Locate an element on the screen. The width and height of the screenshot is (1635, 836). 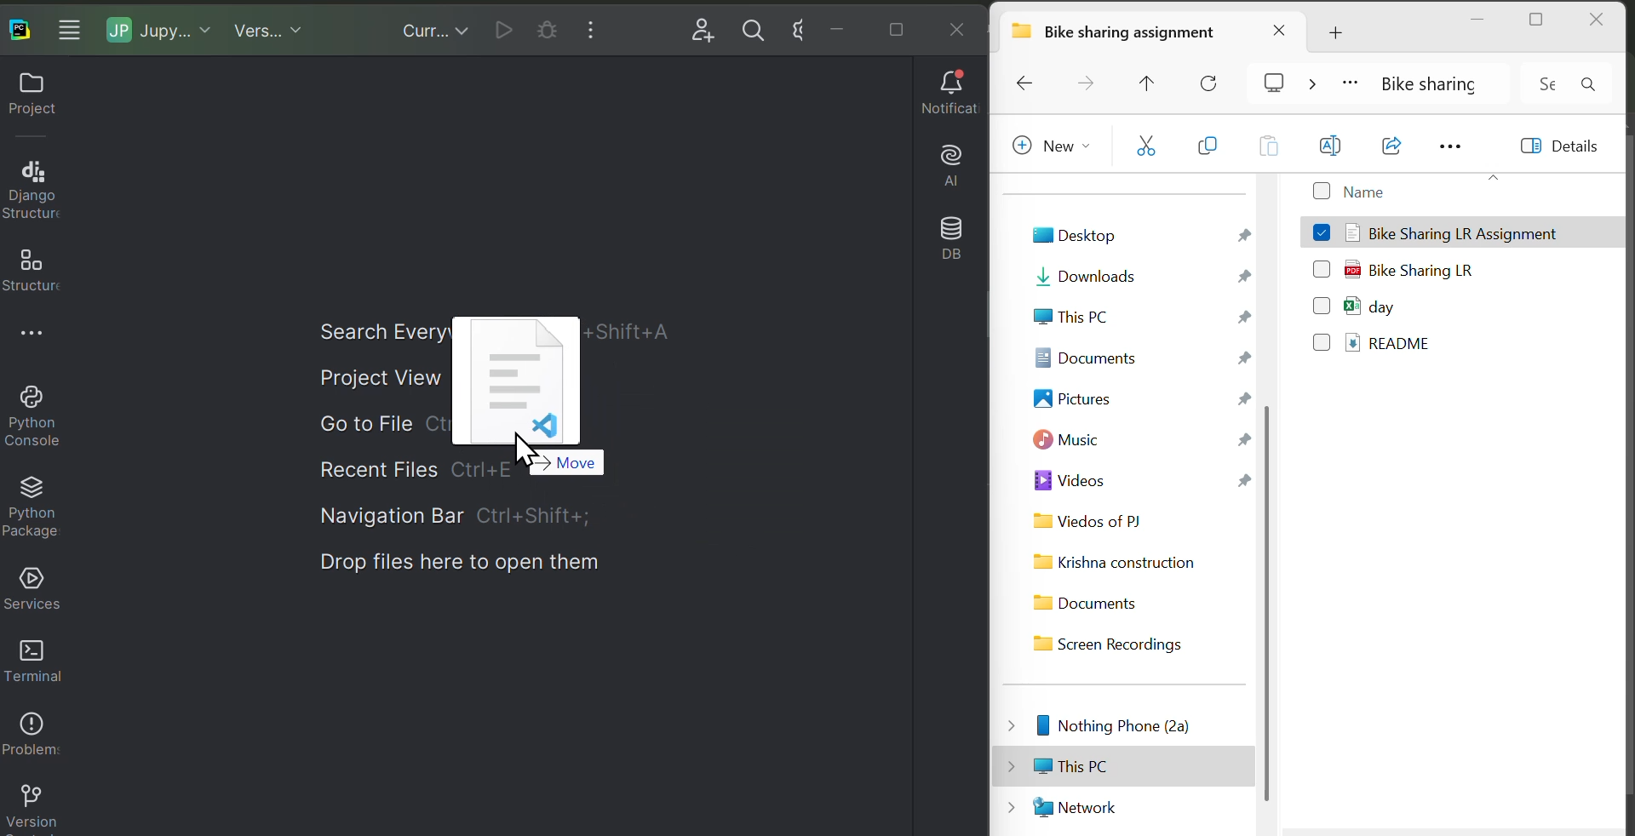
Pictures is located at coordinates (1138, 398).